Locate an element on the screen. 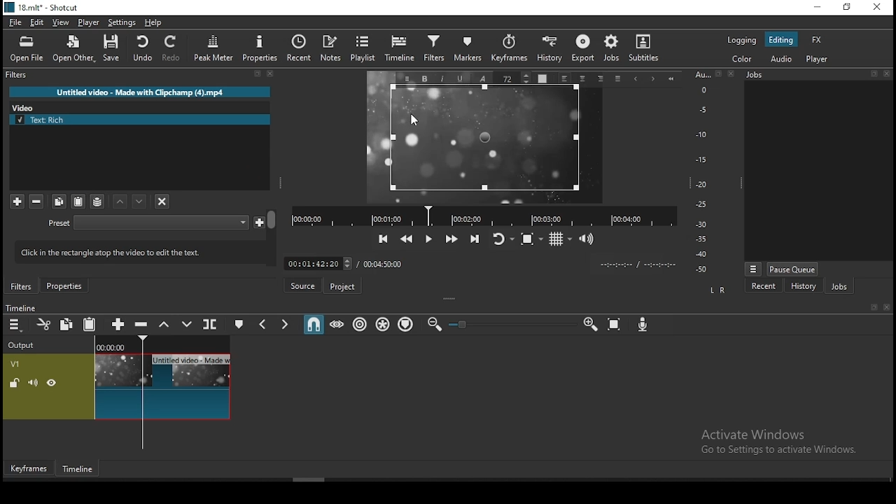  zoom timeline in is located at coordinates (589, 323).